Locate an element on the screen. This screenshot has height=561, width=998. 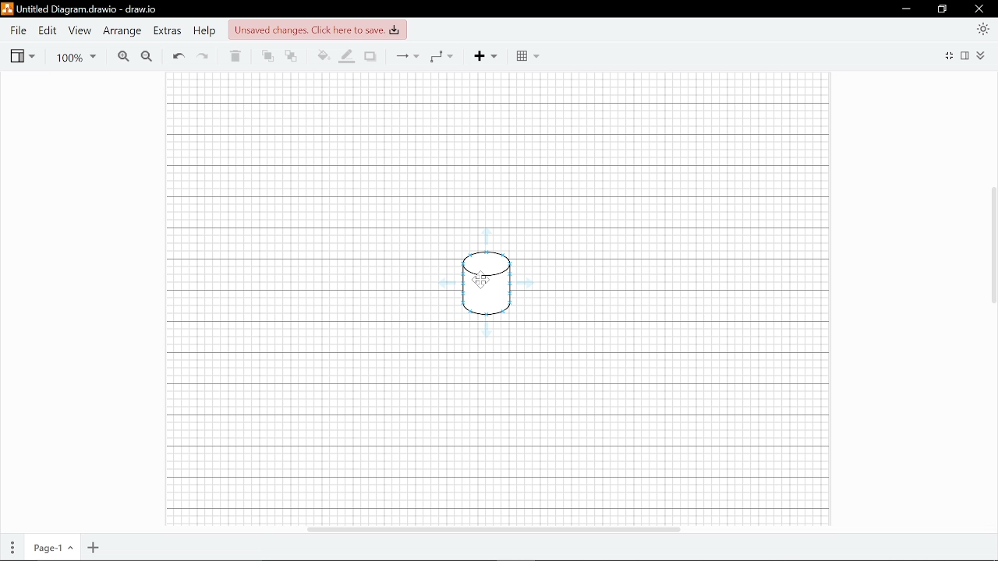
Format is located at coordinates (965, 55).